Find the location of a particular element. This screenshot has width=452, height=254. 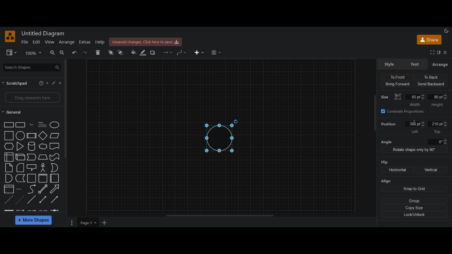

vertical is located at coordinates (432, 170).